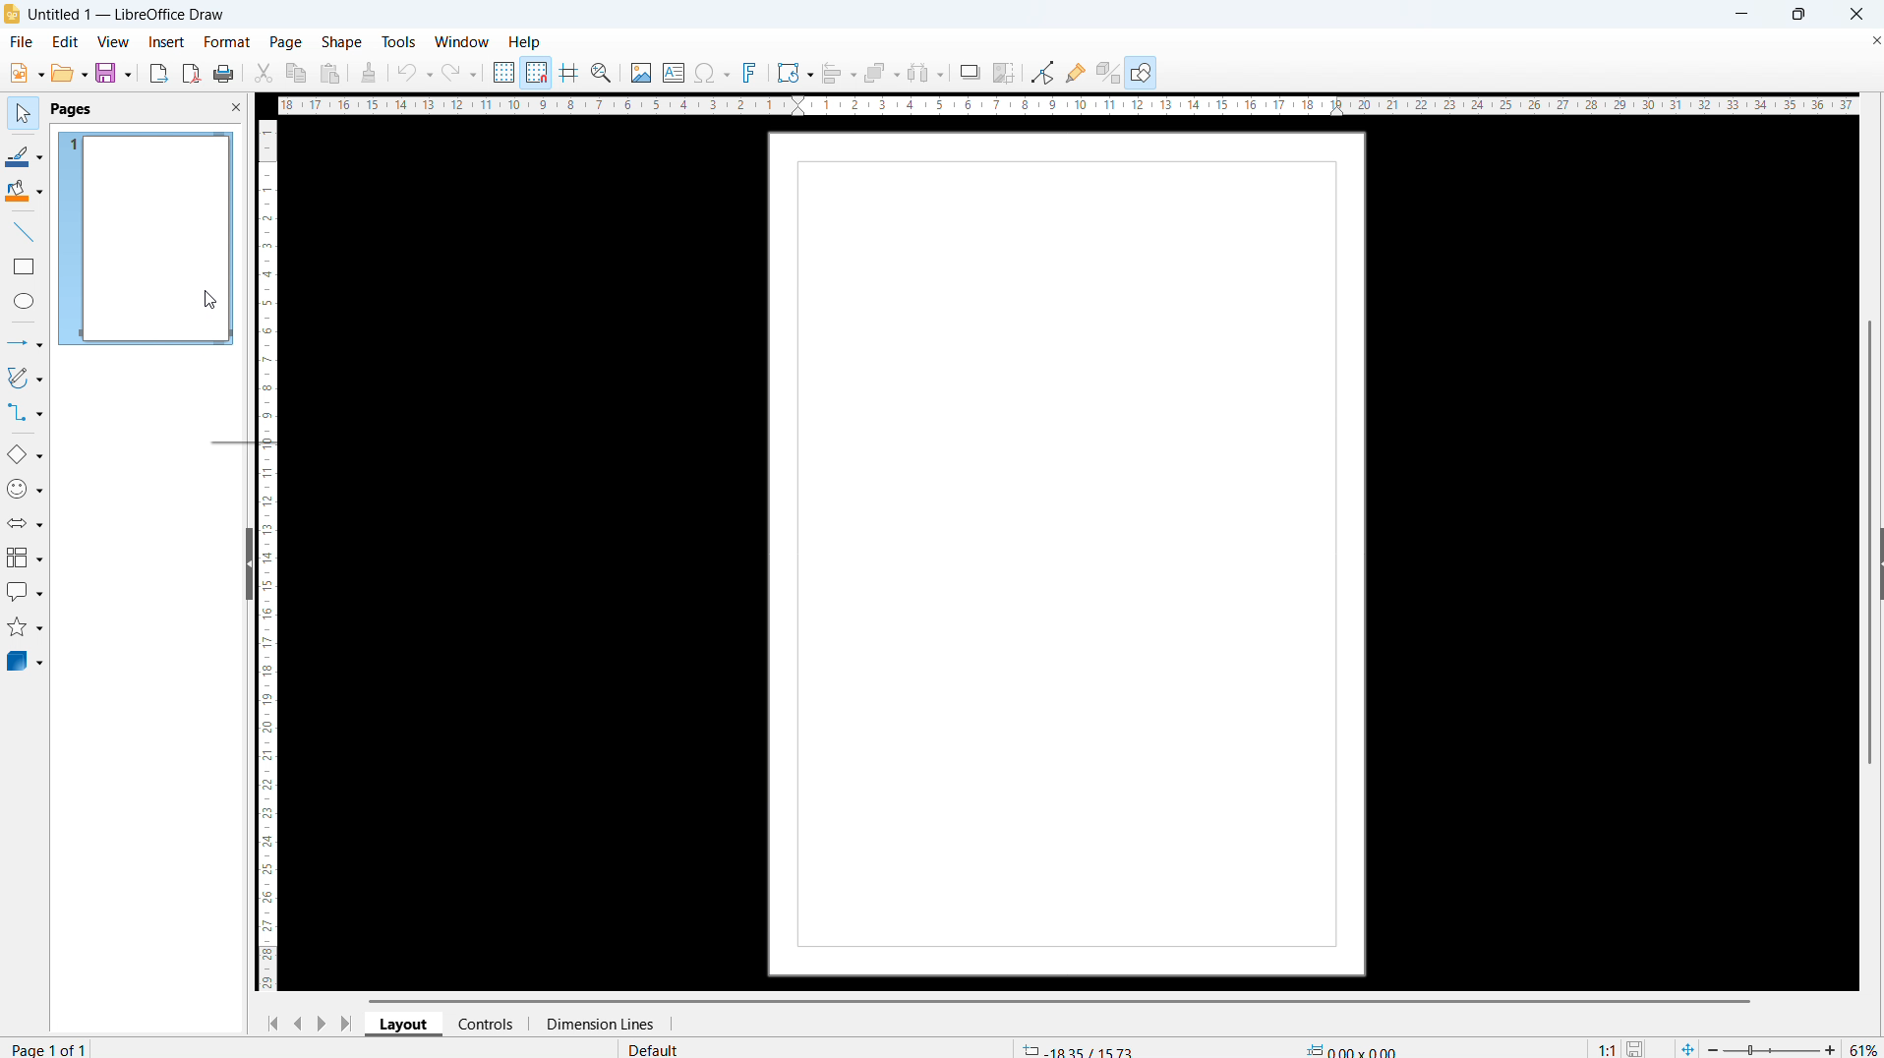 This screenshot has height=1058, width=1884. What do you see at coordinates (370, 72) in the screenshot?
I see `clone formatting` at bounding box center [370, 72].